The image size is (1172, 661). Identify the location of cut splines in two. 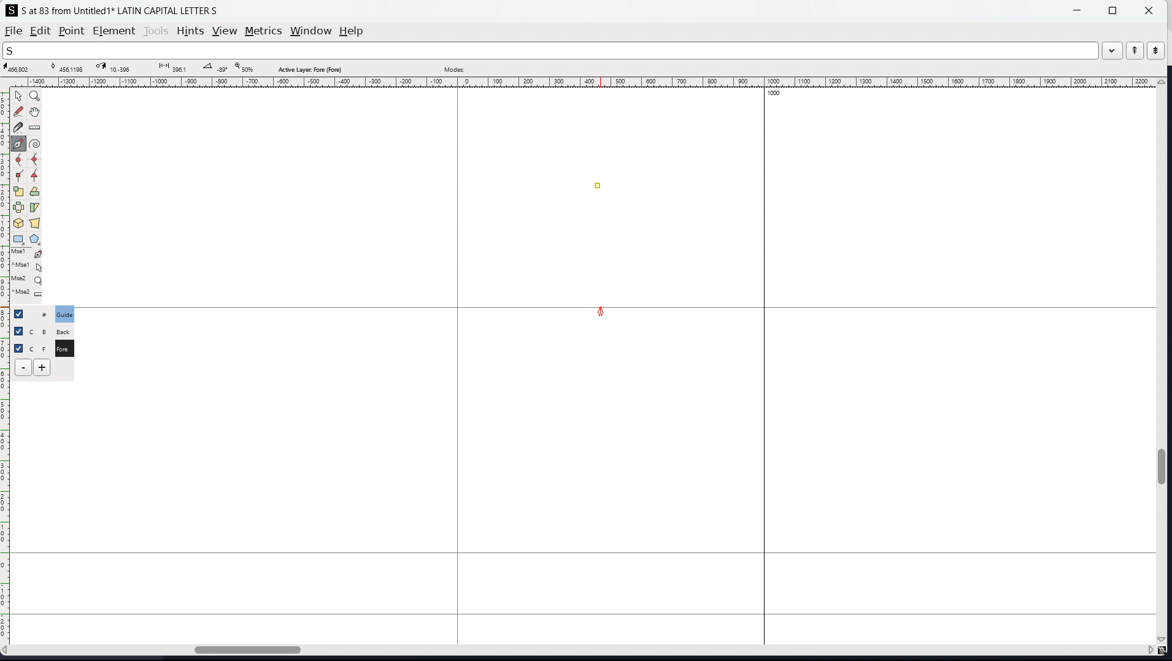
(18, 128).